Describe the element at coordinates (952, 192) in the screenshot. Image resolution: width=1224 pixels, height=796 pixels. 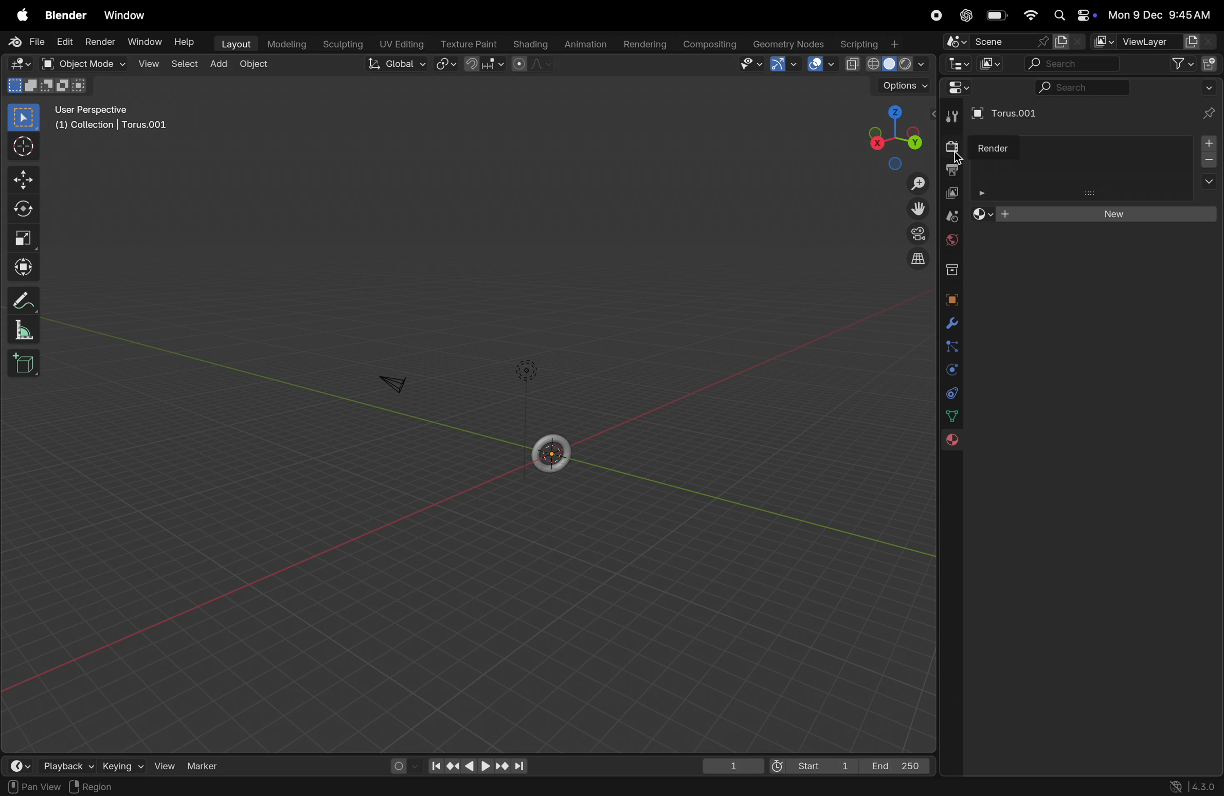
I see `view layer` at that location.